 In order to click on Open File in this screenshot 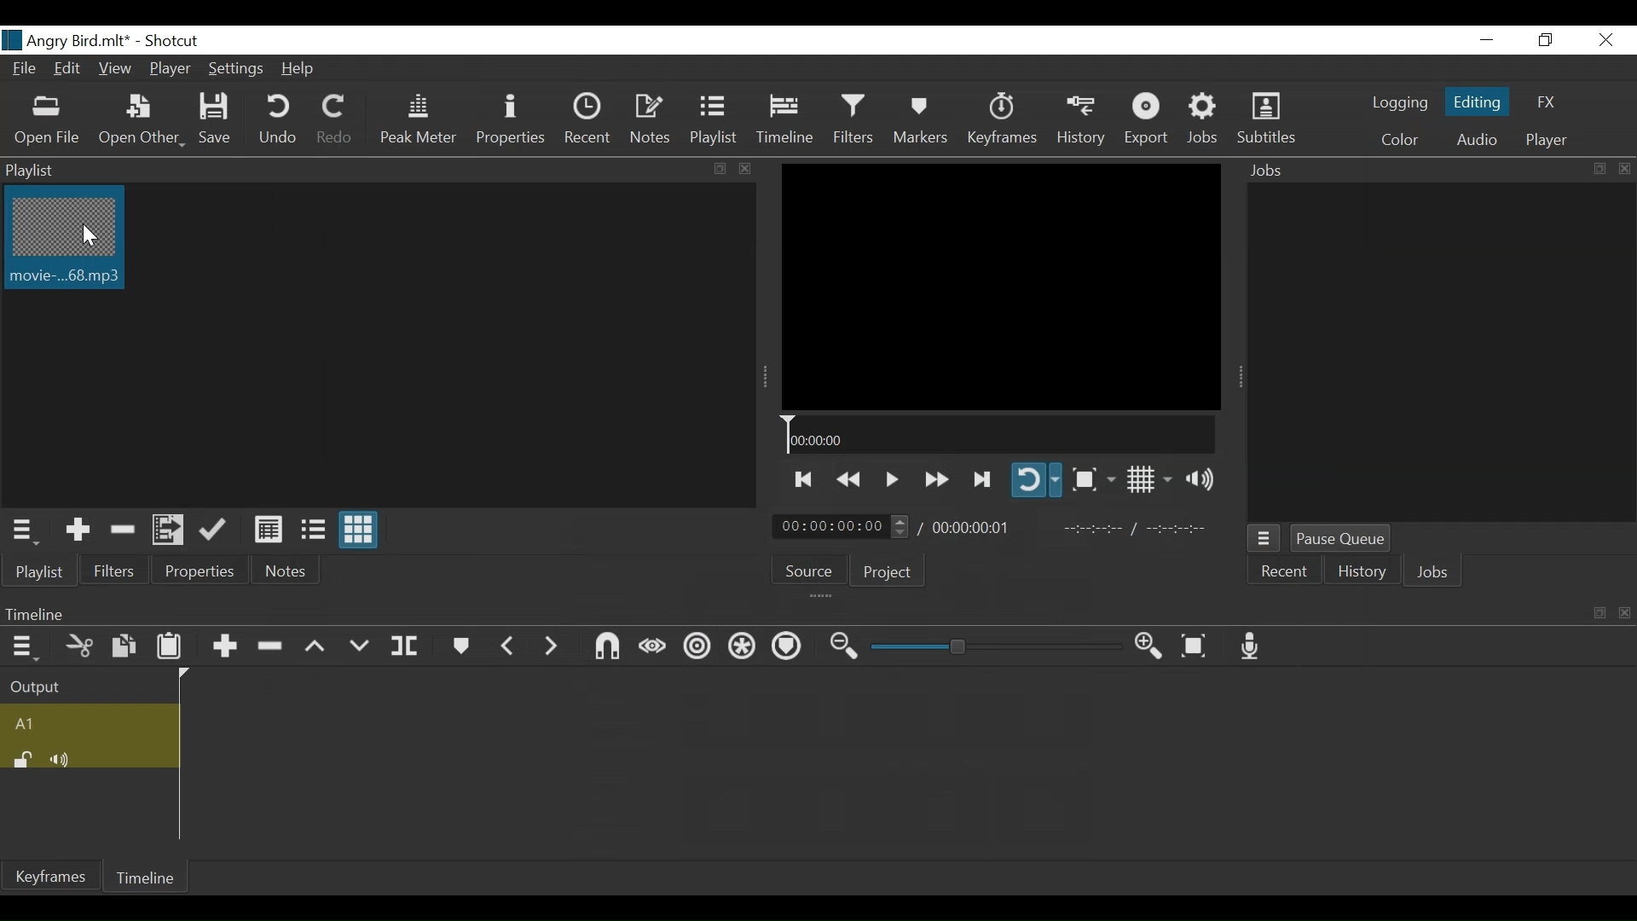, I will do `click(48, 120)`.